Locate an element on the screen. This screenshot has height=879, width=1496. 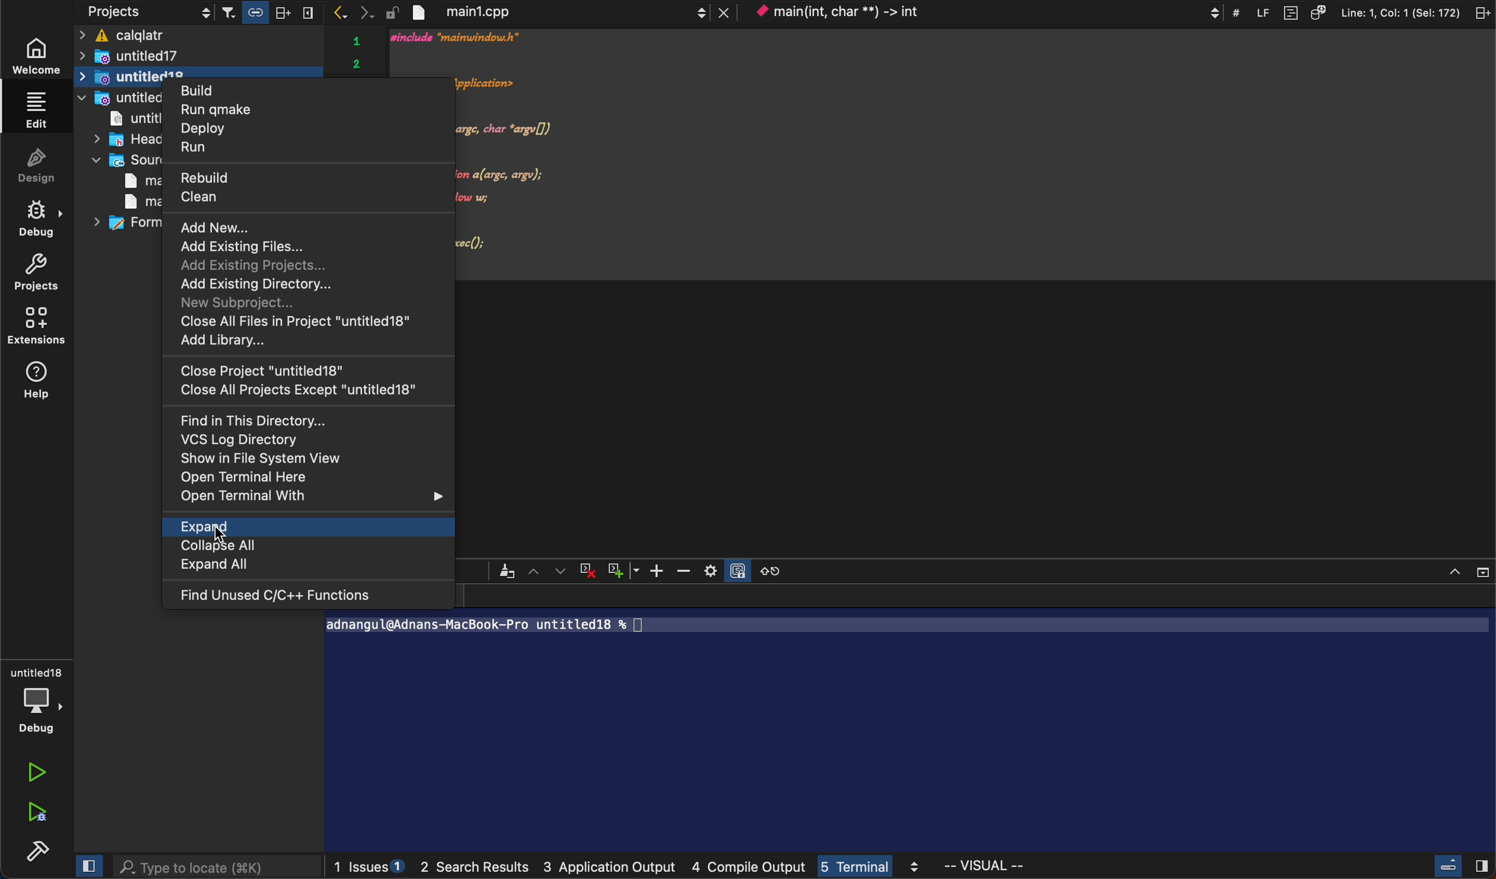
find is located at coordinates (272, 421).